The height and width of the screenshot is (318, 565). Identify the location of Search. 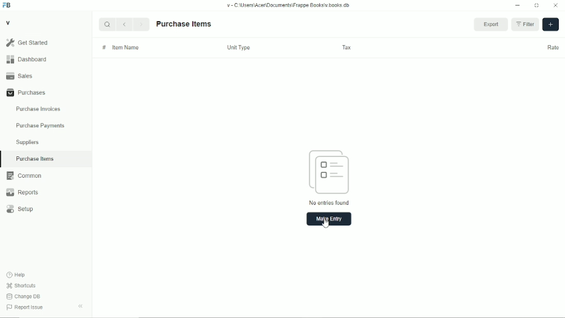
(107, 24).